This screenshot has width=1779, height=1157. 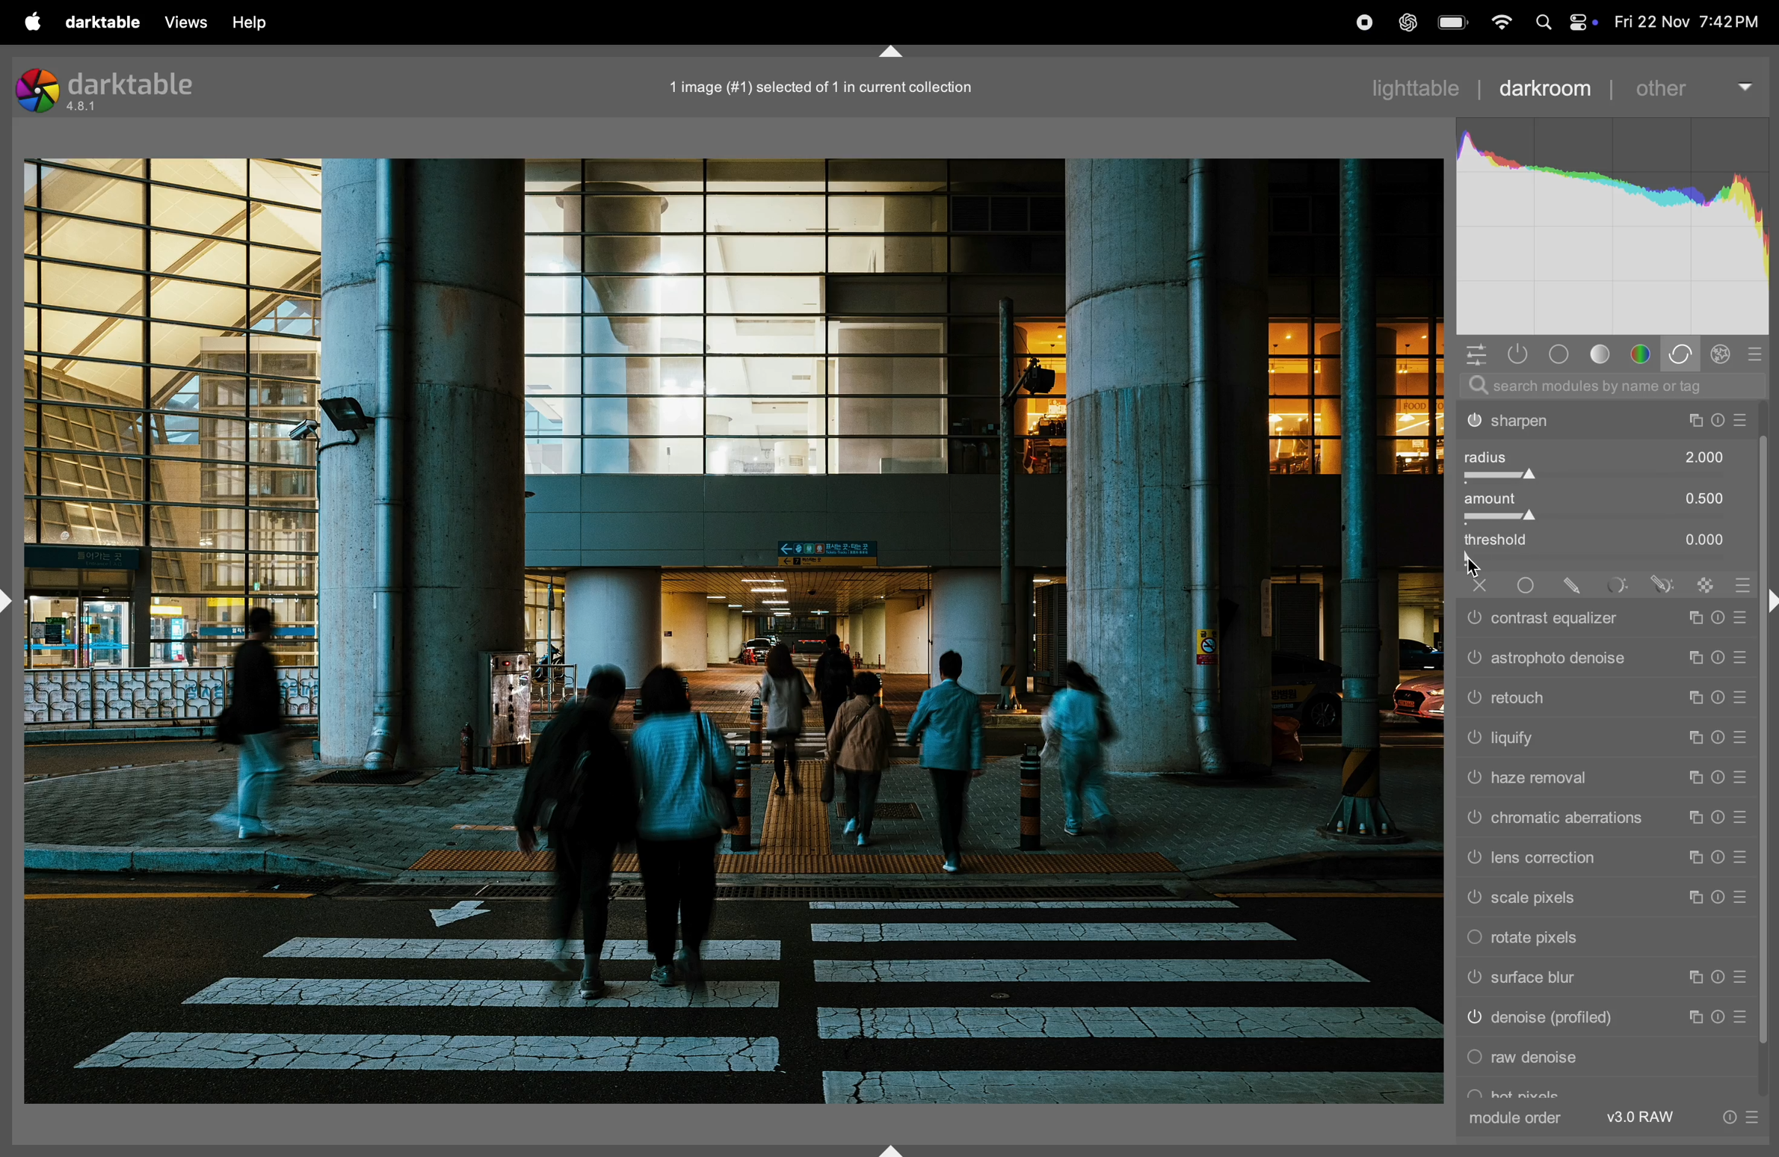 I want to click on help, so click(x=263, y=19).